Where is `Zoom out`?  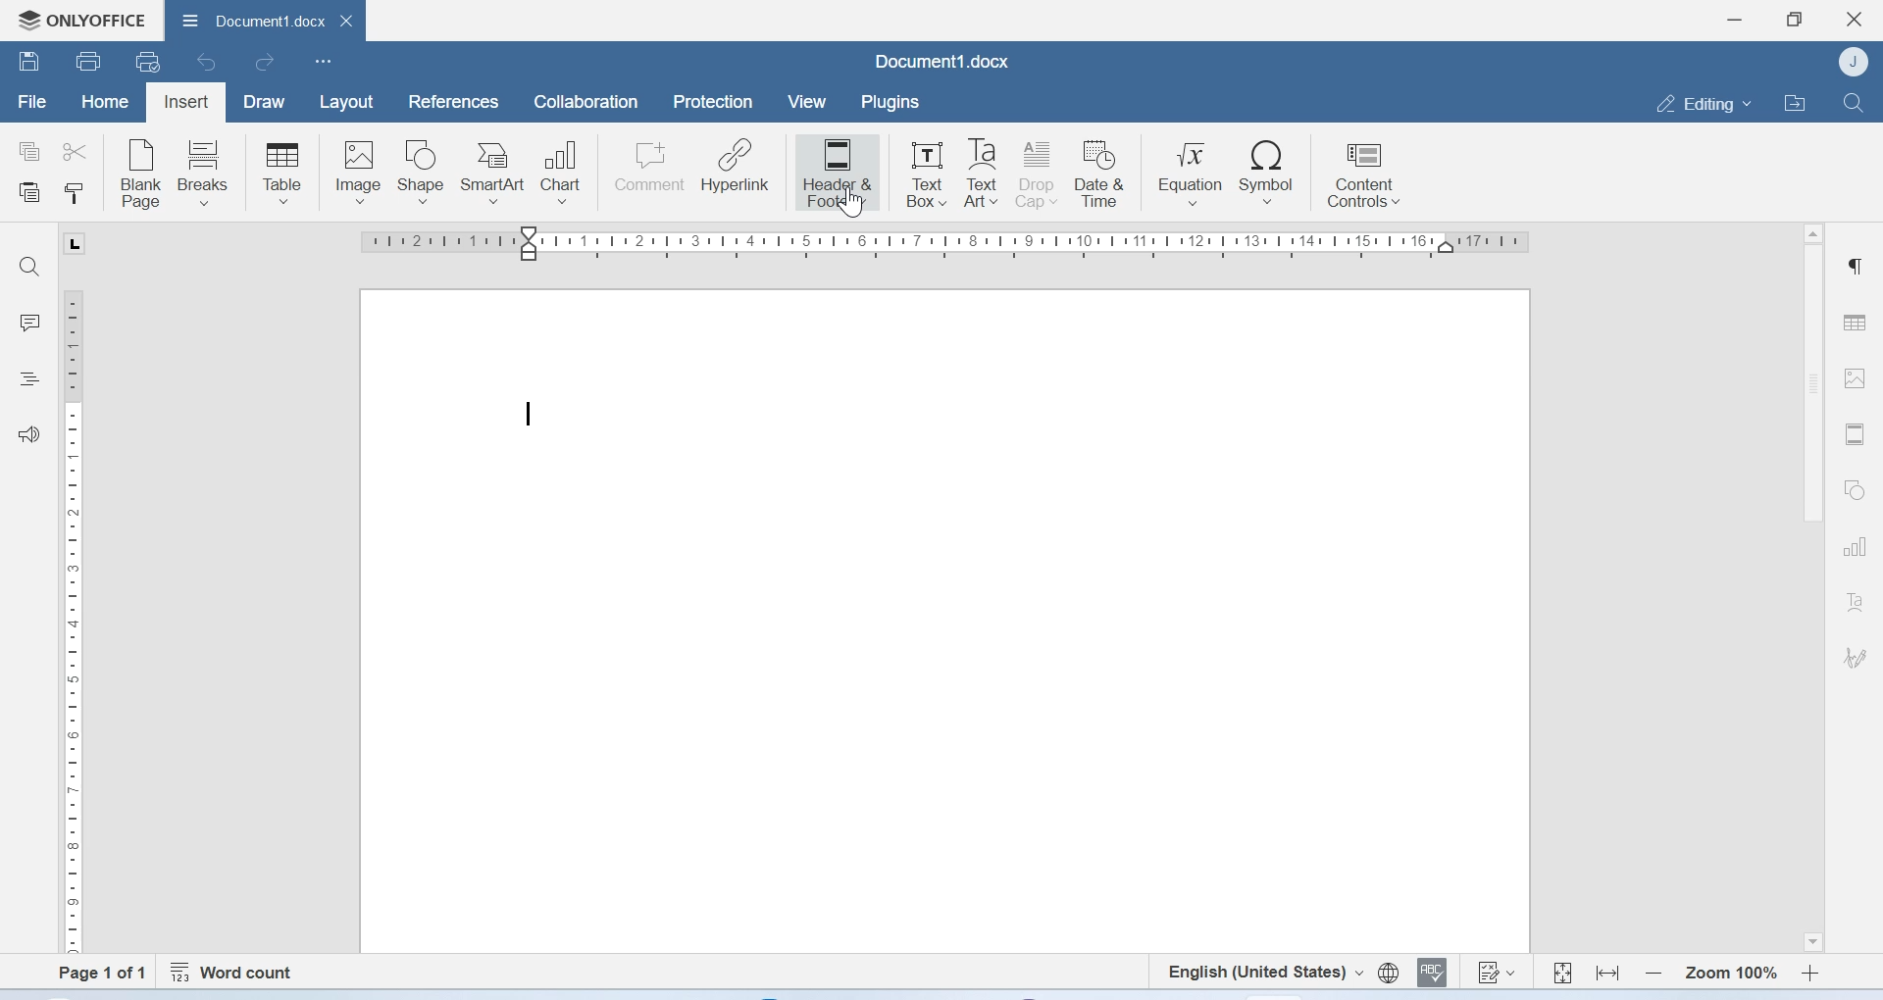
Zoom out is located at coordinates (1653, 972).